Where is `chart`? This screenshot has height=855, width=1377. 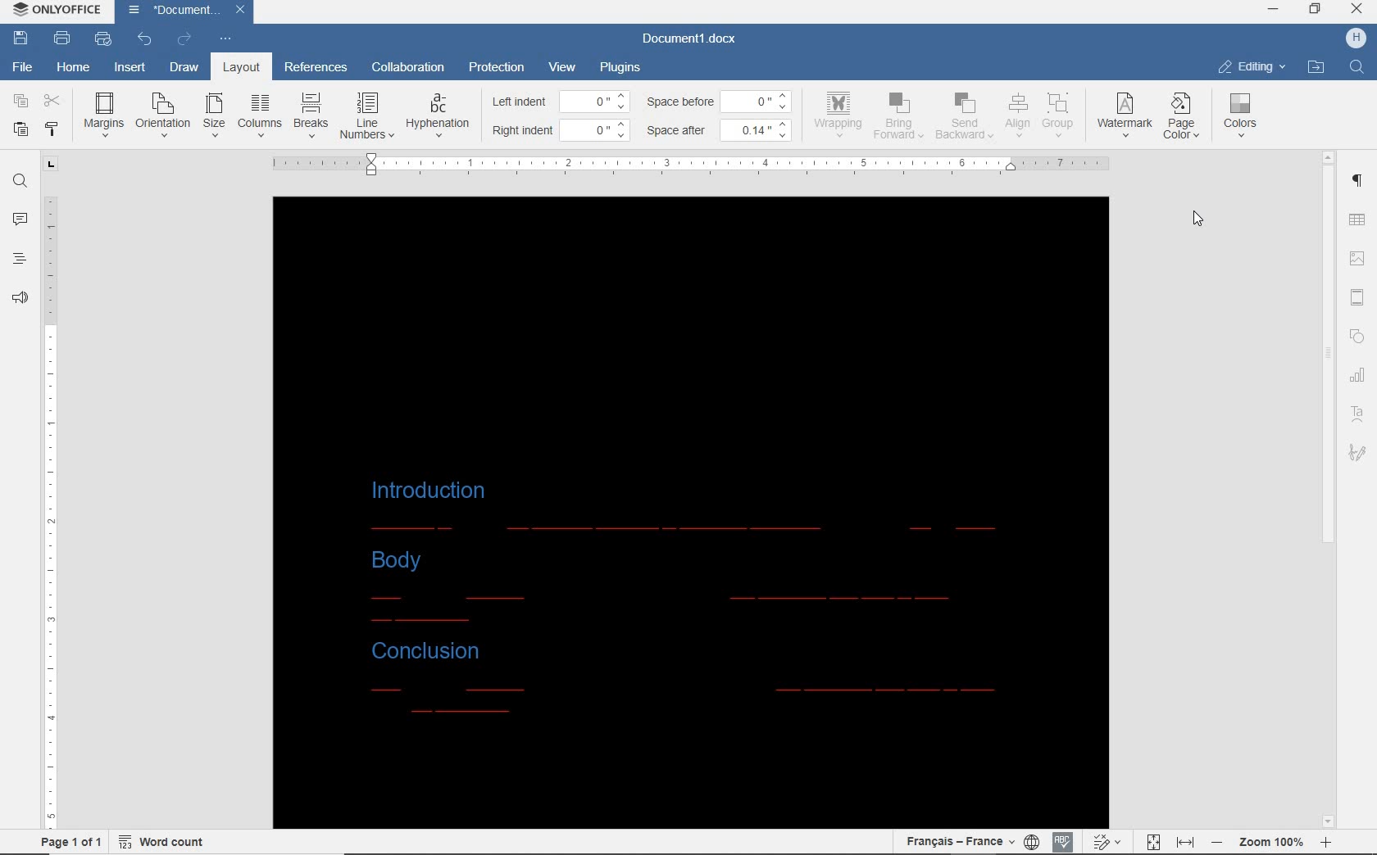
chart is located at coordinates (1359, 376).